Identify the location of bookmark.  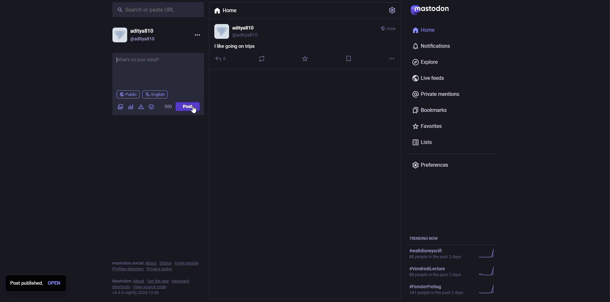
(349, 59).